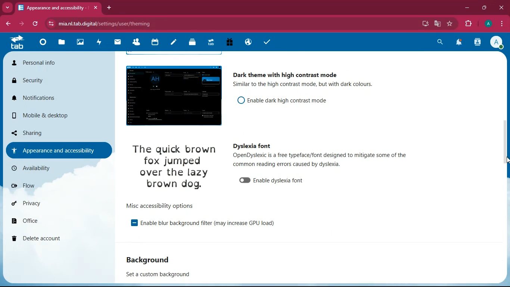 Image resolution: width=510 pixels, height=287 pixels. What do you see at coordinates (210, 42) in the screenshot?
I see `tab` at bounding box center [210, 42].